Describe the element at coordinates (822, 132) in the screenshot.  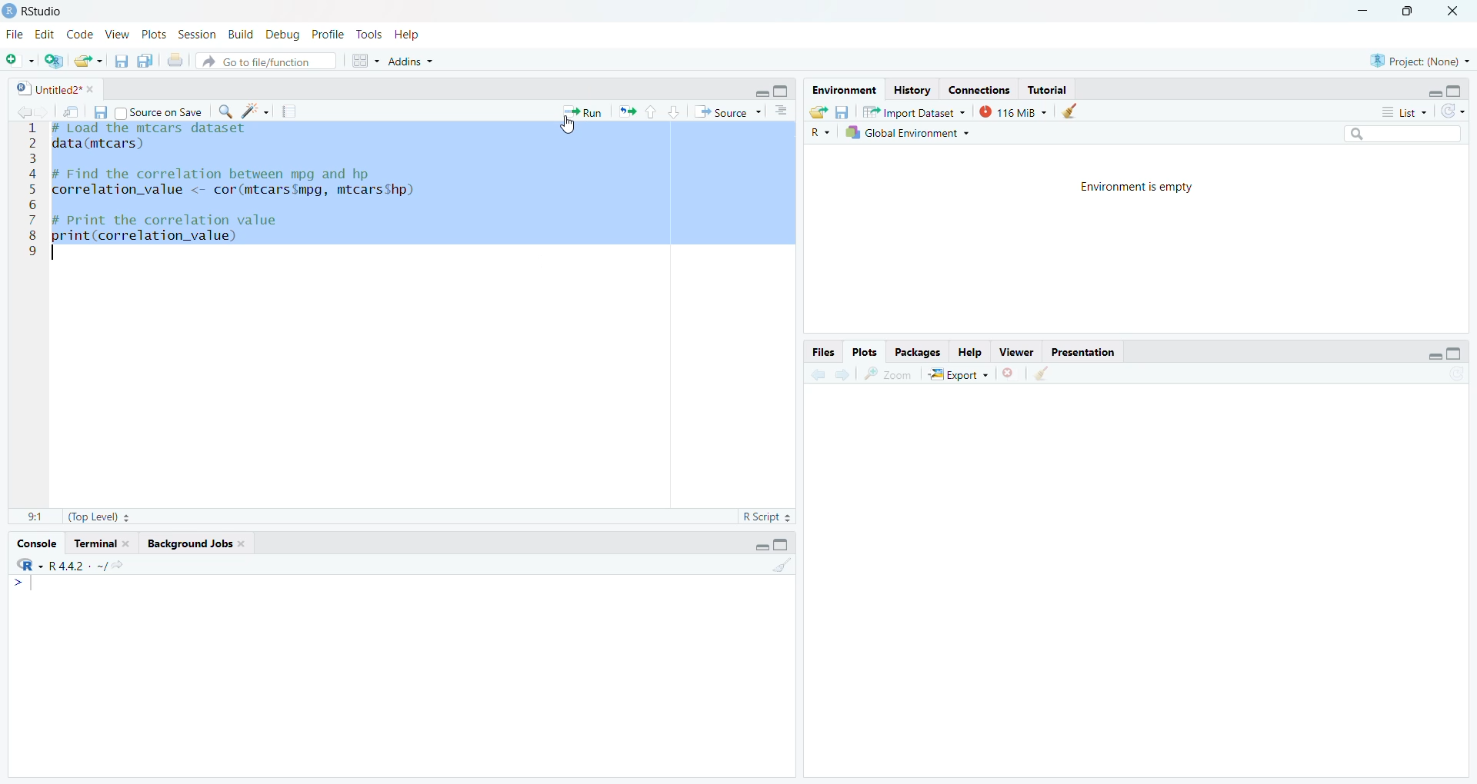
I see `R` at that location.